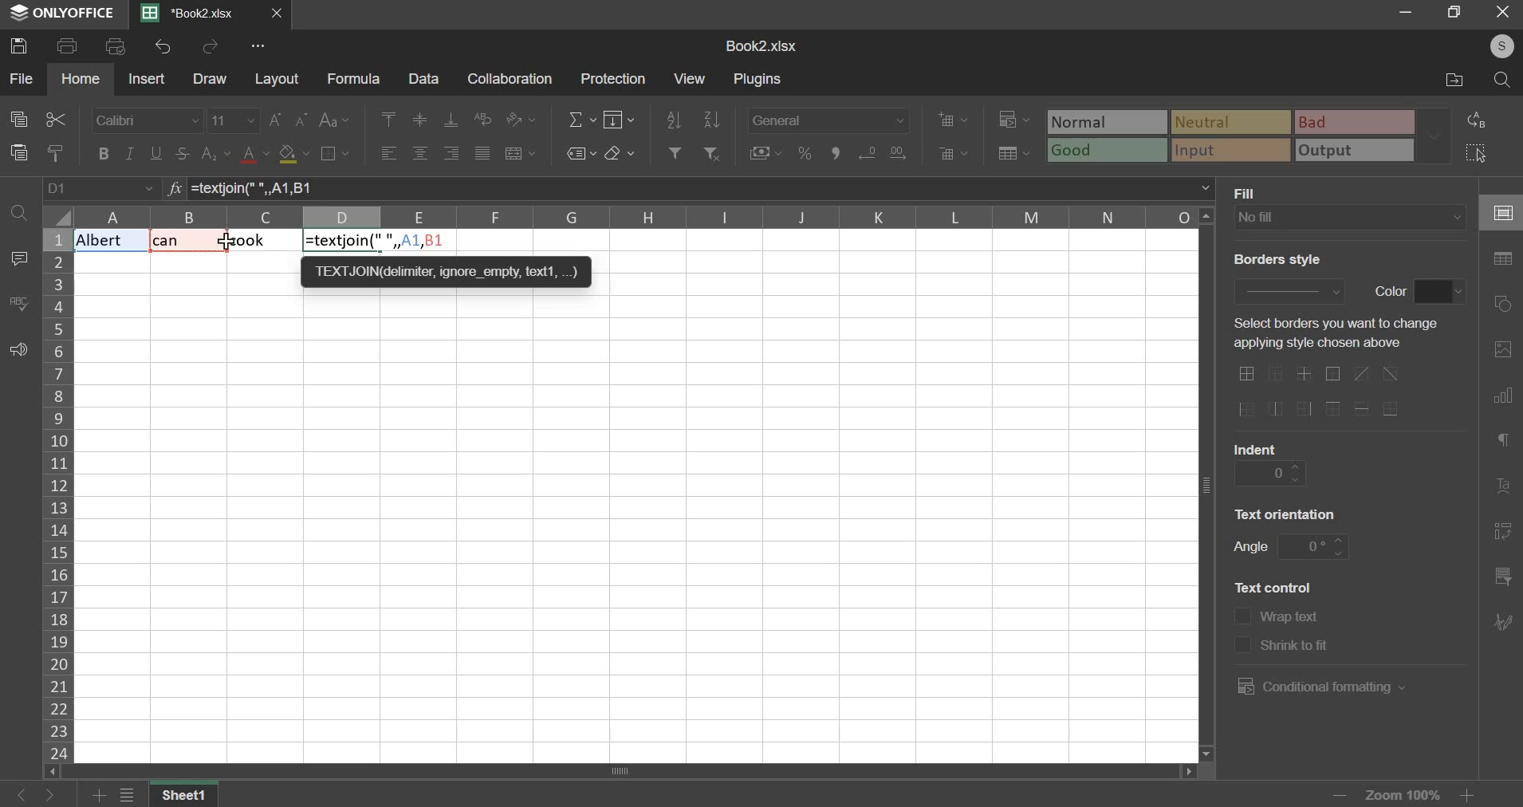 The image size is (1523, 807). What do you see at coordinates (1210, 483) in the screenshot?
I see `vertical scroll bar` at bounding box center [1210, 483].